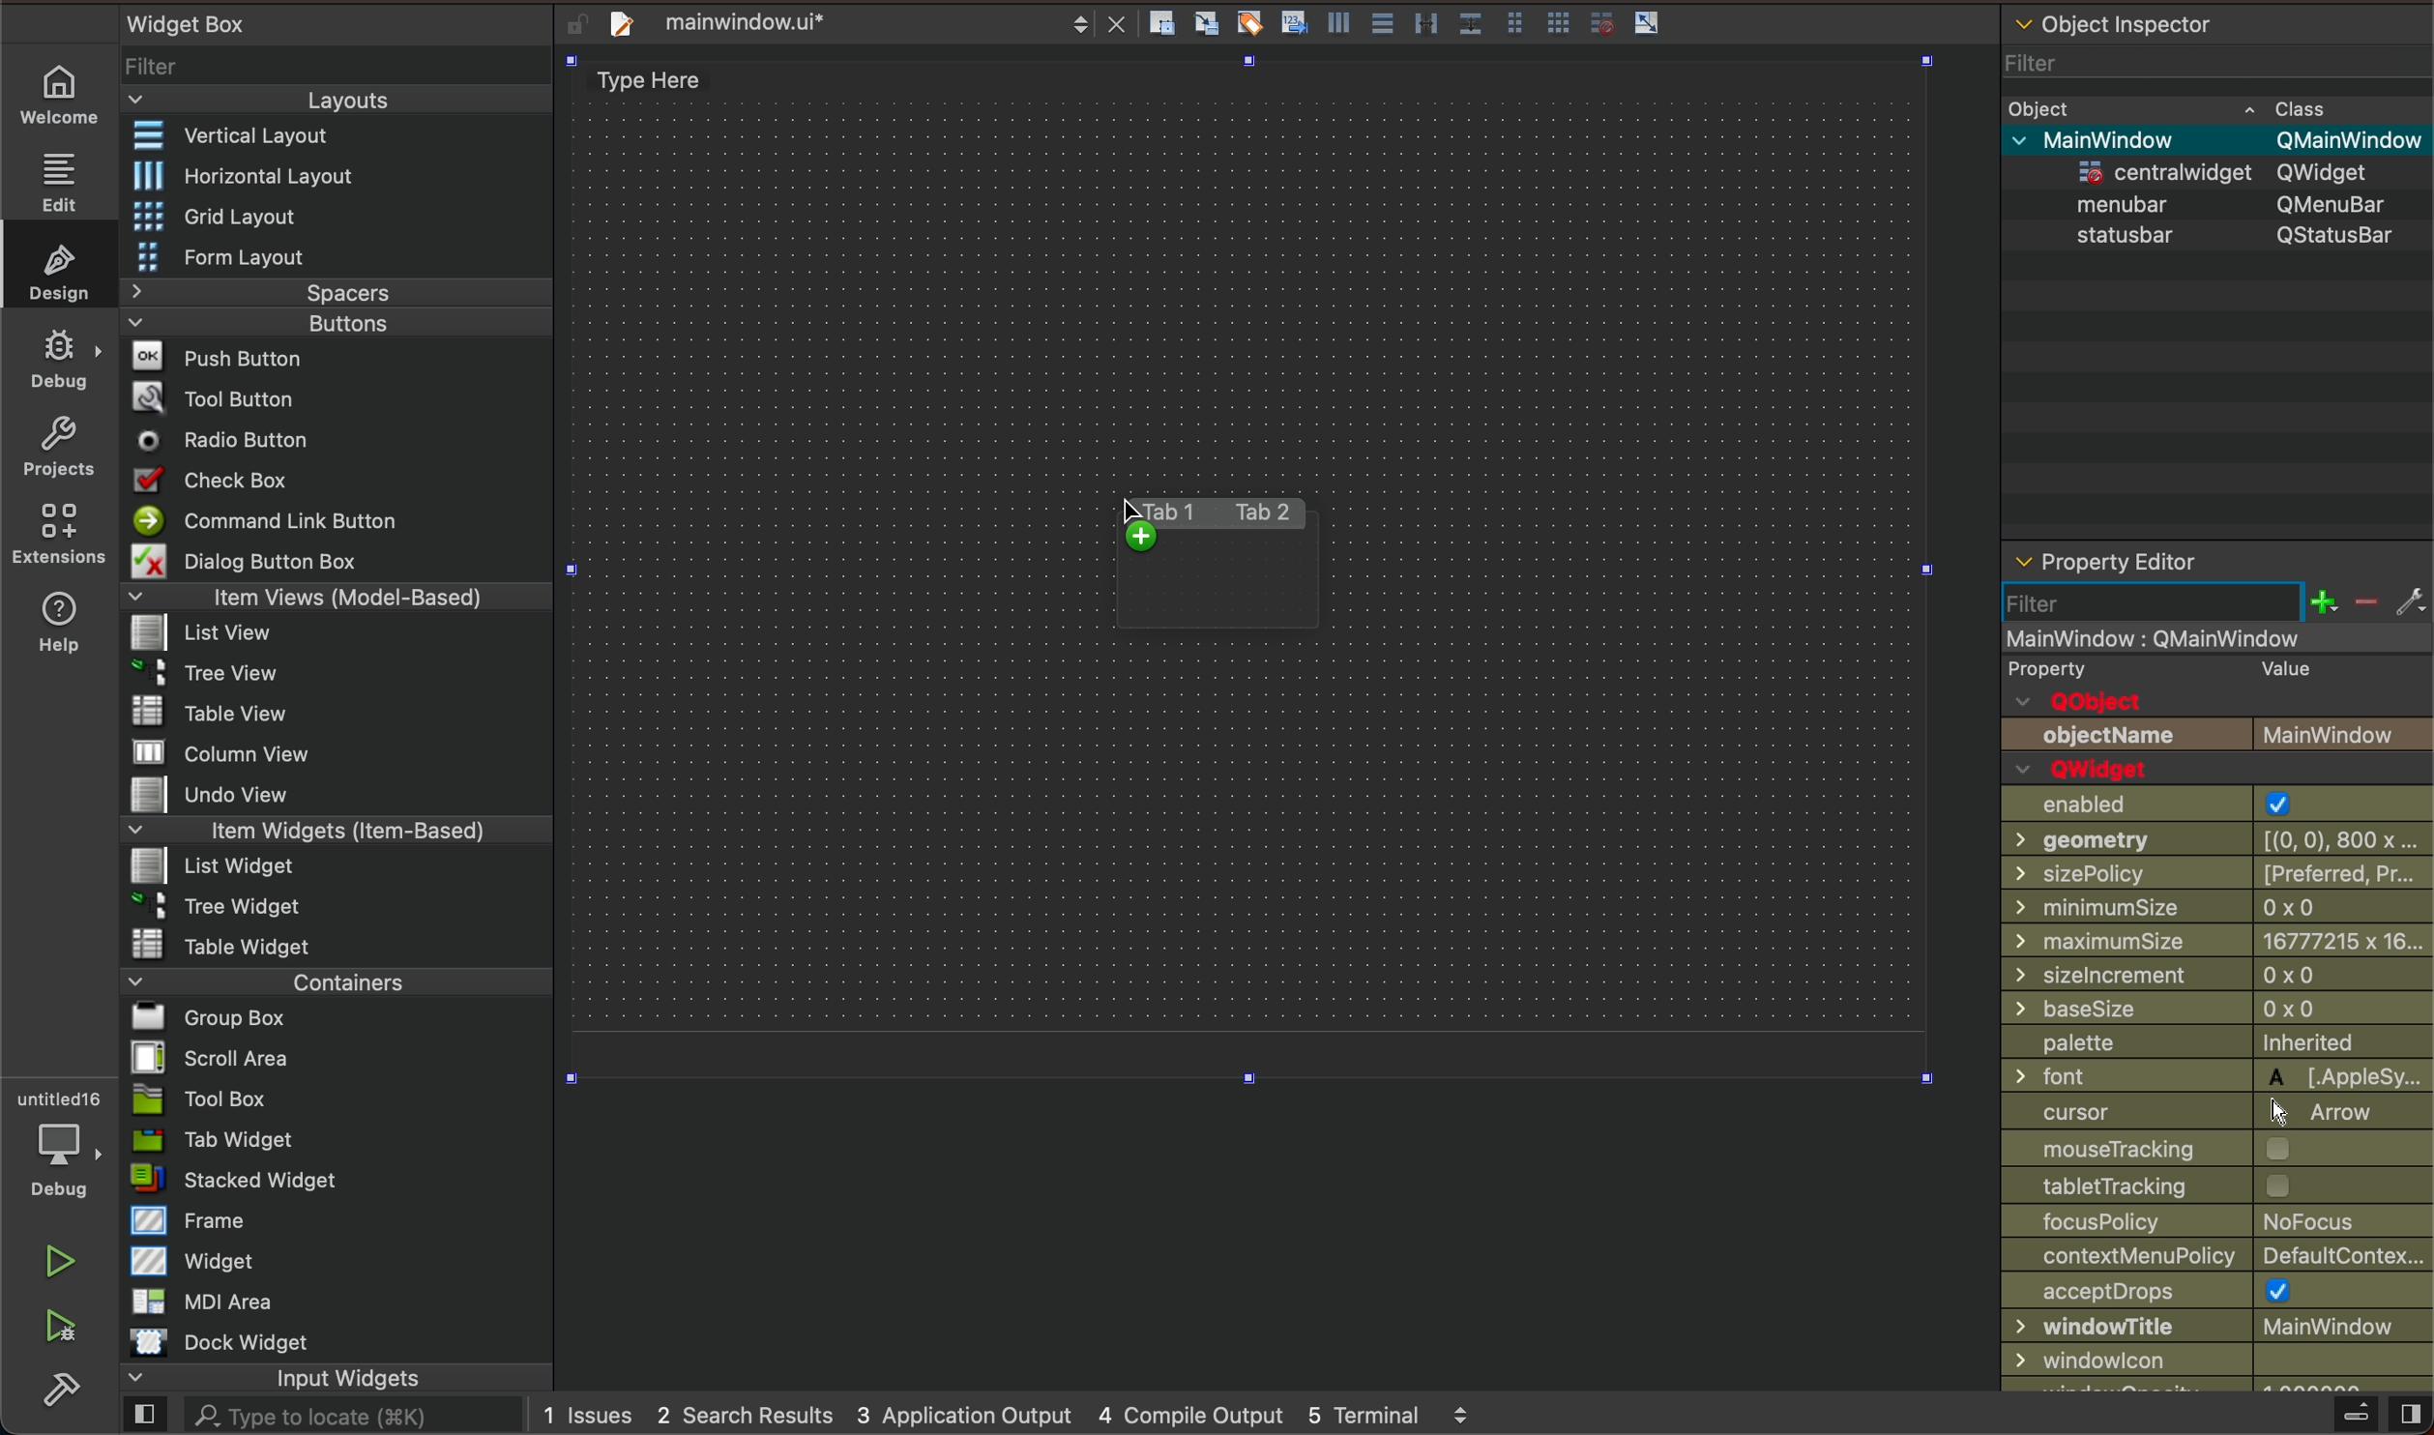  I want to click on object name and Qwidget, so click(2225, 751).